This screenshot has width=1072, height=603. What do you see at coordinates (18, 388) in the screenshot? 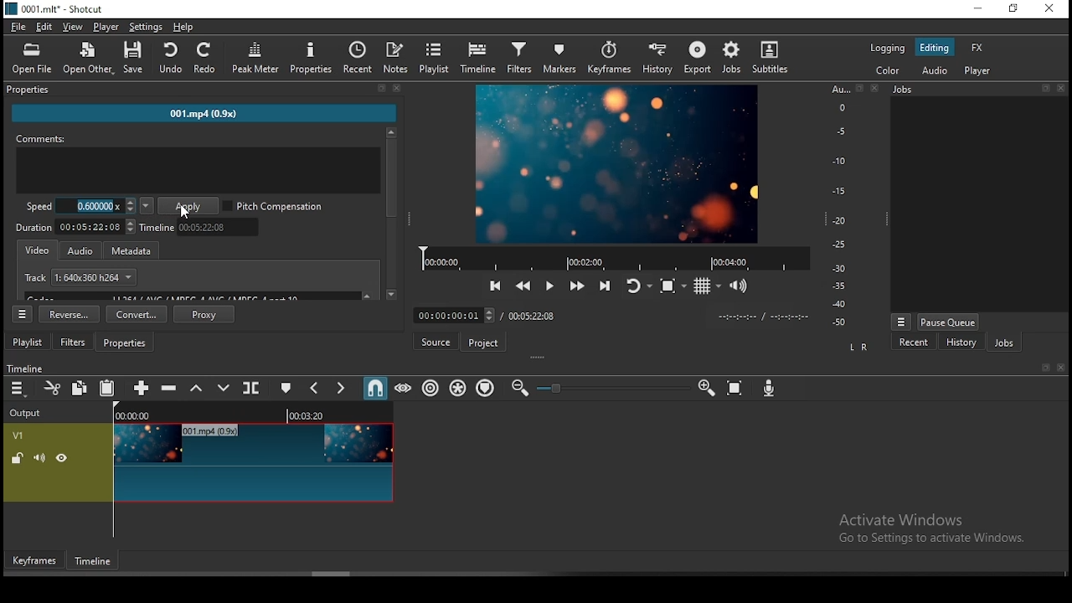
I see `timeline menu` at bounding box center [18, 388].